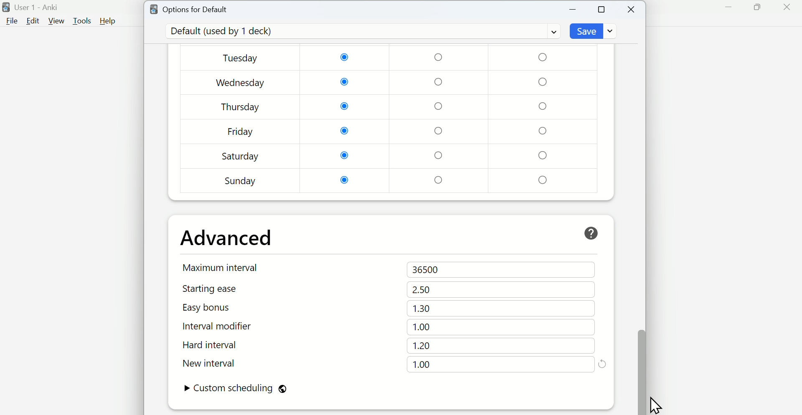 This screenshot has width=802, height=415. What do you see at coordinates (421, 364) in the screenshot?
I see `1.00` at bounding box center [421, 364].